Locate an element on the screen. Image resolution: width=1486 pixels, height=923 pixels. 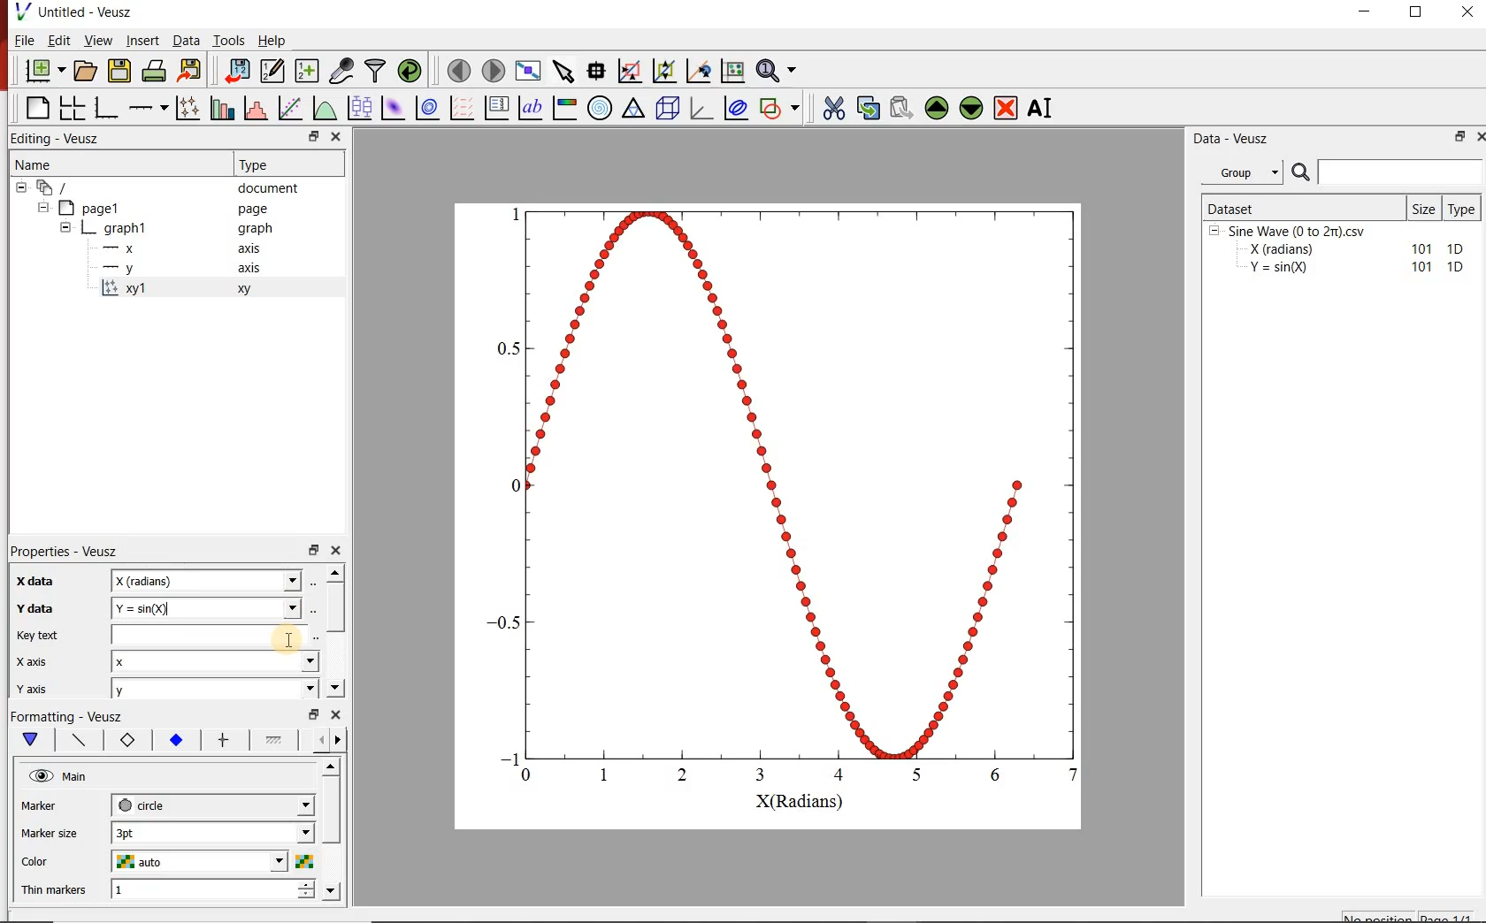
Search is located at coordinates (1388, 172).